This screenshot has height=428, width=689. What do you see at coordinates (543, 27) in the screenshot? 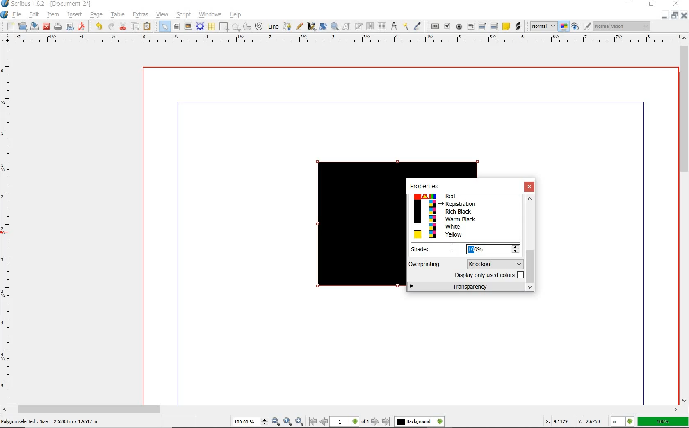
I see `image preview quality` at bounding box center [543, 27].